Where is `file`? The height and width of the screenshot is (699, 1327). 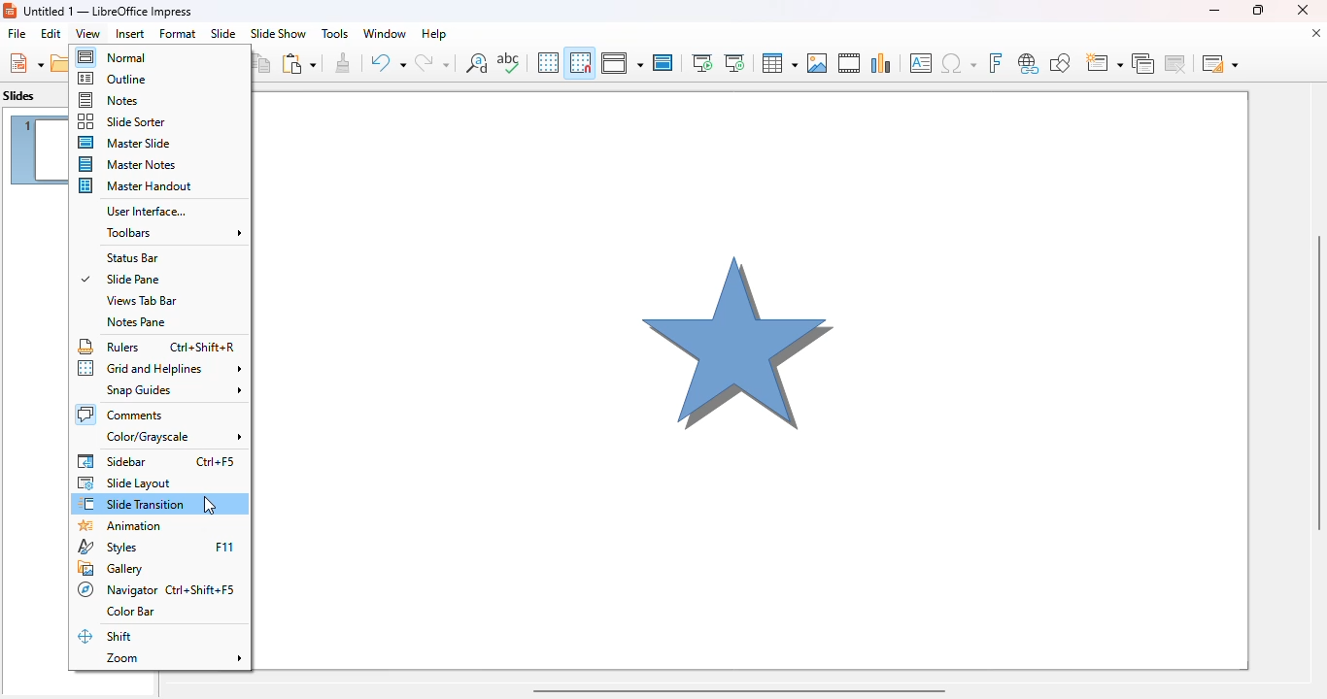
file is located at coordinates (17, 33).